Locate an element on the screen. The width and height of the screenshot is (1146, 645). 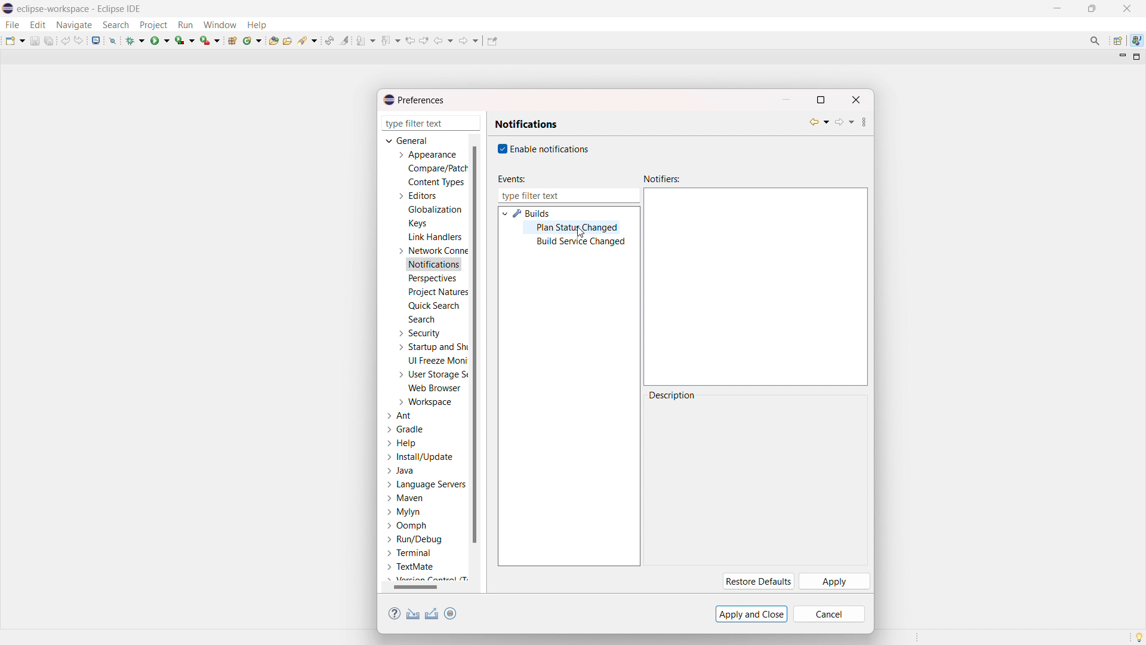
editors is located at coordinates (417, 196).